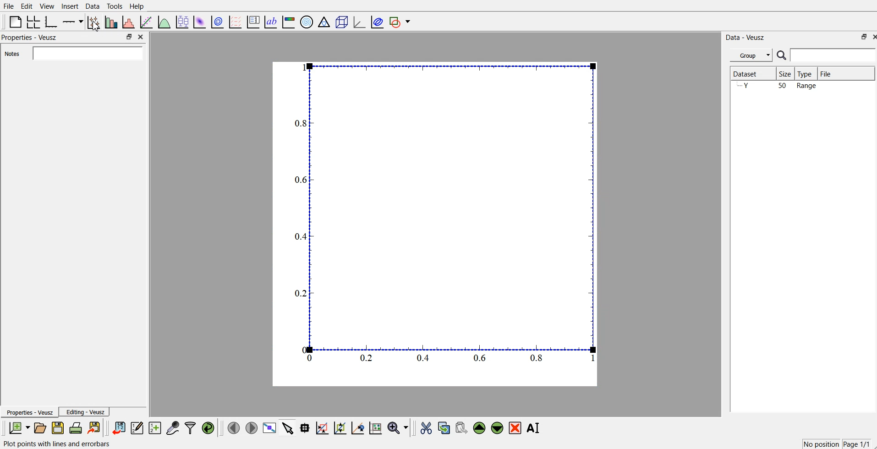  I want to click on reload linked datas, so click(209, 428).